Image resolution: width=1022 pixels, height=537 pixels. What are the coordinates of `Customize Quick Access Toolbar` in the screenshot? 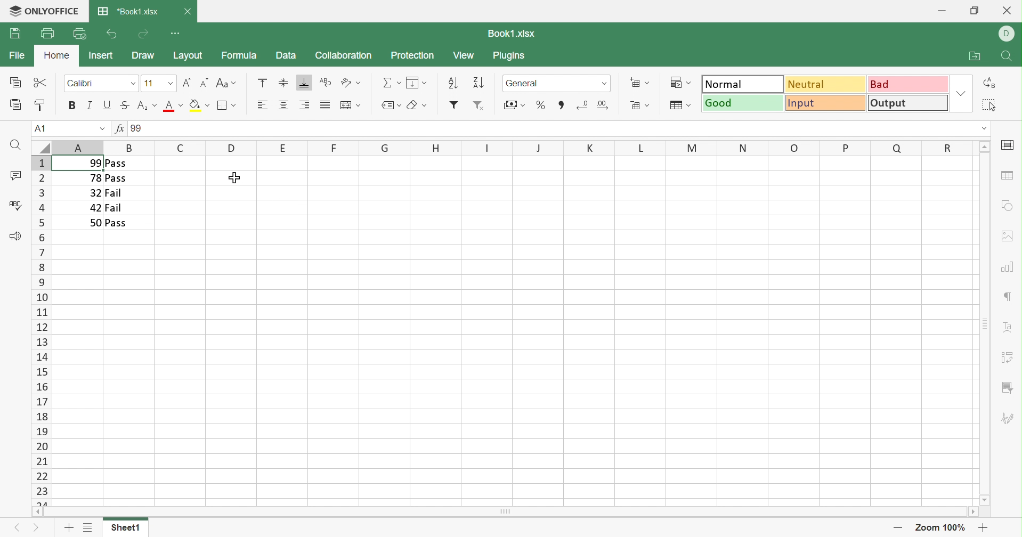 It's located at (177, 34).